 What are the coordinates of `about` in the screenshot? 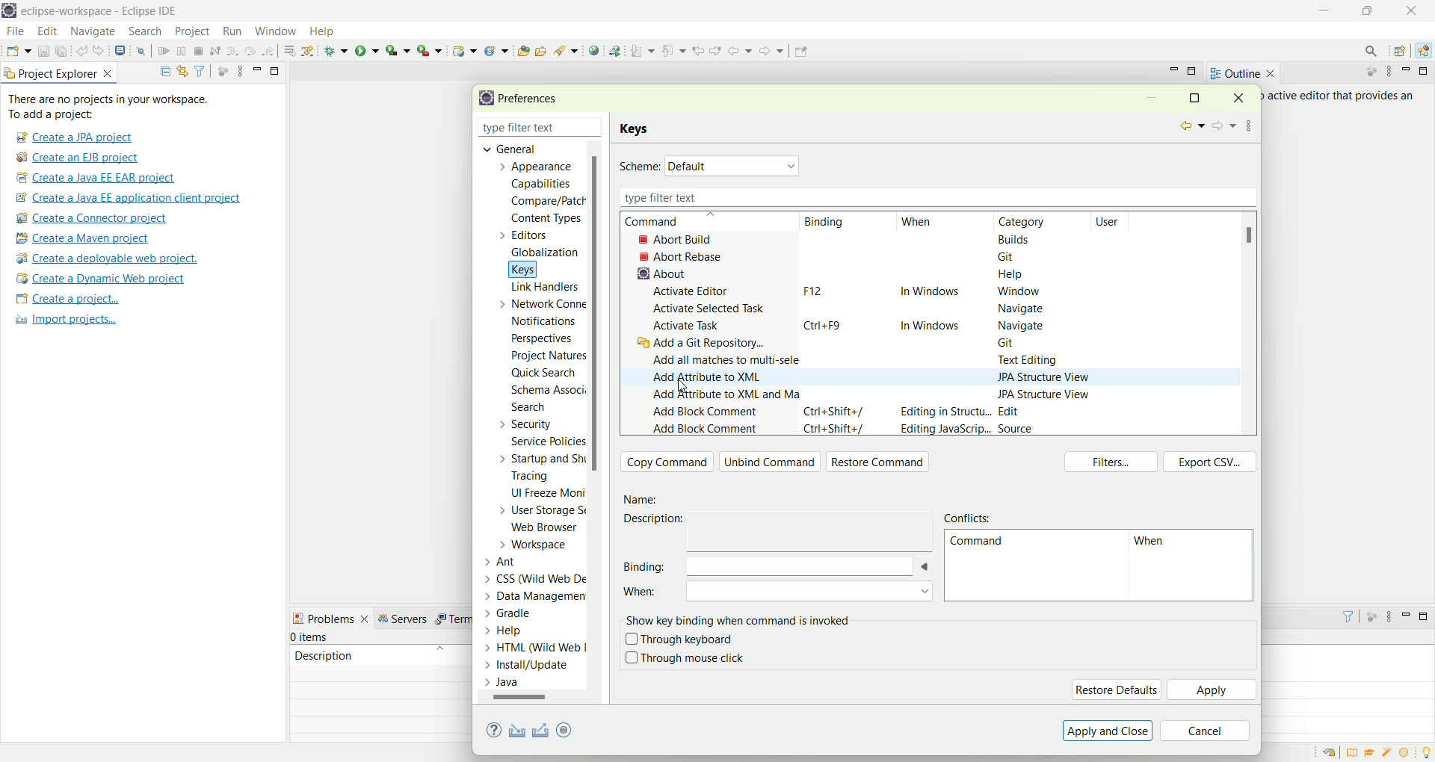 It's located at (658, 273).